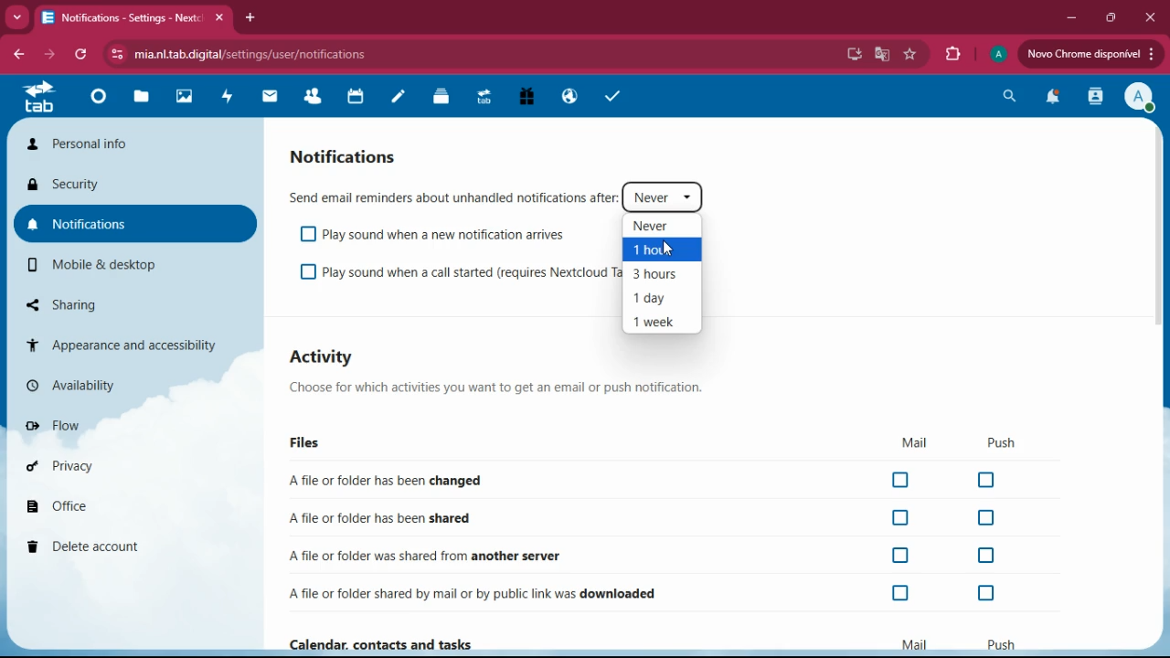  Describe the element at coordinates (985, 594) in the screenshot. I see `off` at that location.